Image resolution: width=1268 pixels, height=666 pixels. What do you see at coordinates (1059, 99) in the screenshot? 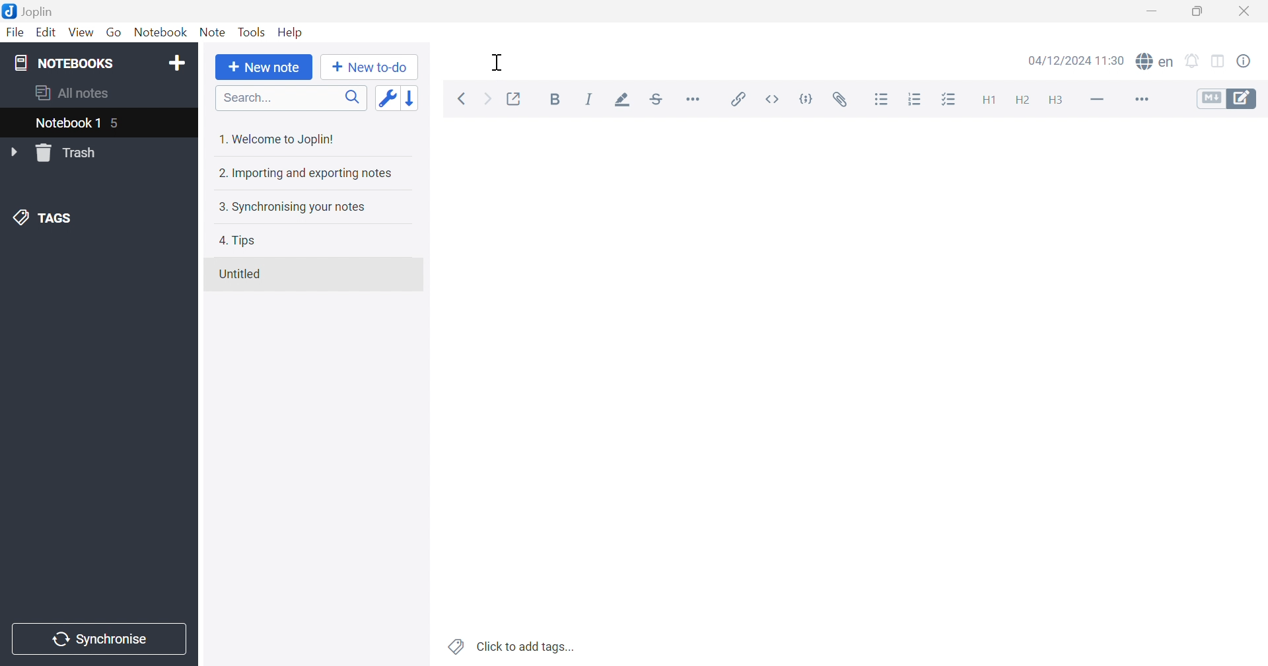
I see `Heading 3` at bounding box center [1059, 99].